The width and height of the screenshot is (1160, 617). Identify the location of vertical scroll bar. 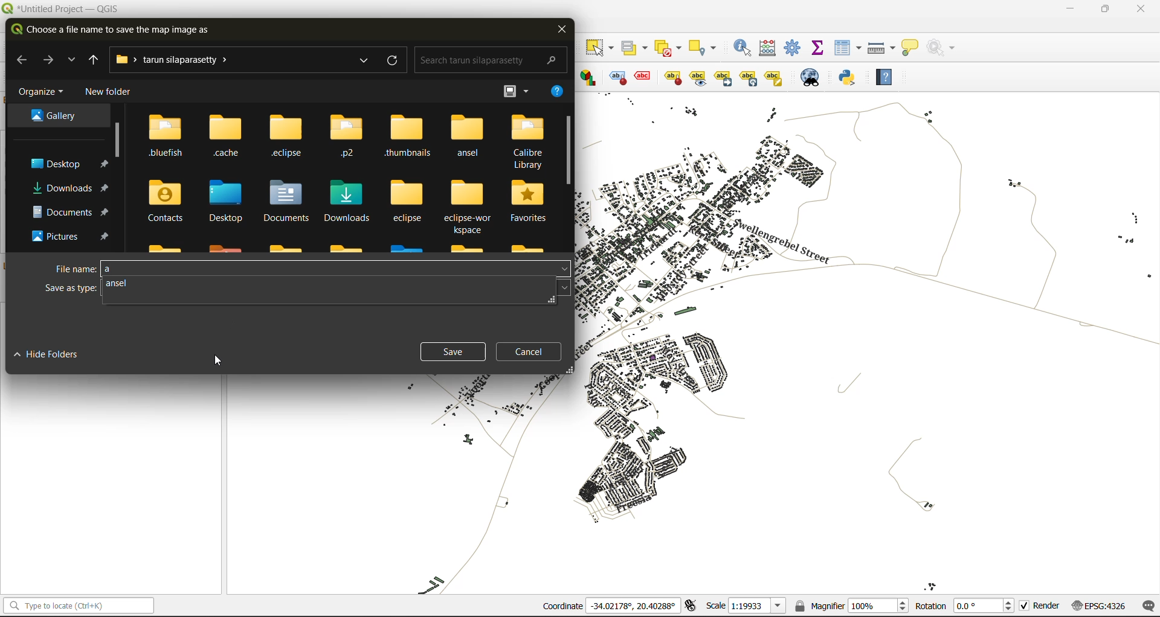
(568, 152).